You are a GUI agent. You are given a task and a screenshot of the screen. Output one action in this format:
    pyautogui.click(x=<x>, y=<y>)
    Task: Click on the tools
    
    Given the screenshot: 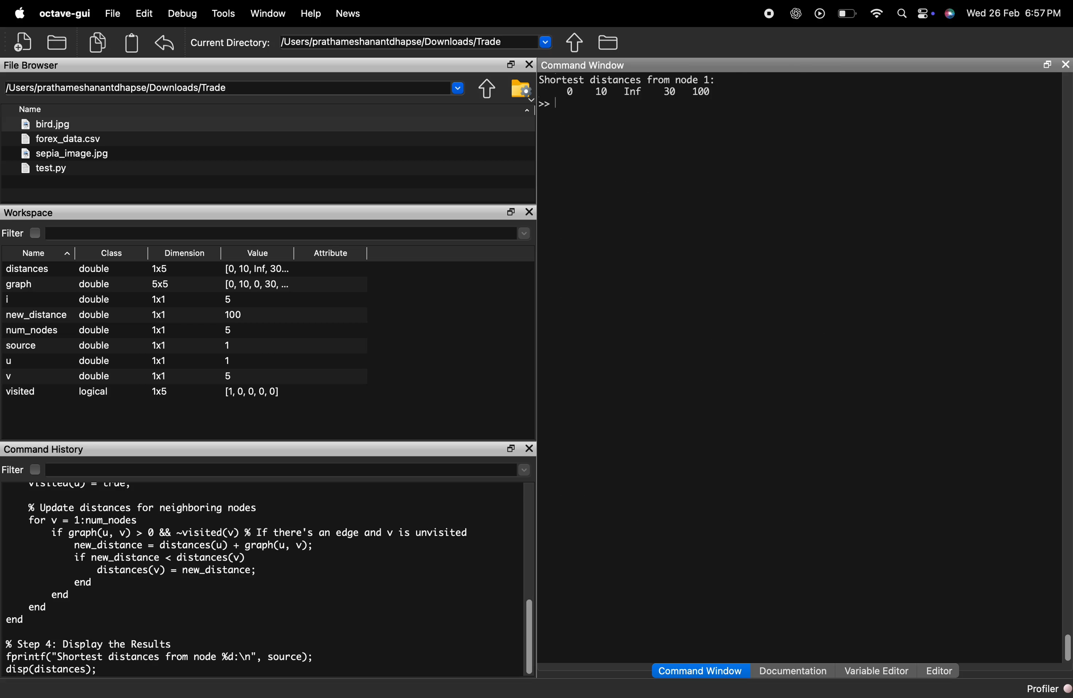 What is the action you would take?
    pyautogui.click(x=225, y=13)
    